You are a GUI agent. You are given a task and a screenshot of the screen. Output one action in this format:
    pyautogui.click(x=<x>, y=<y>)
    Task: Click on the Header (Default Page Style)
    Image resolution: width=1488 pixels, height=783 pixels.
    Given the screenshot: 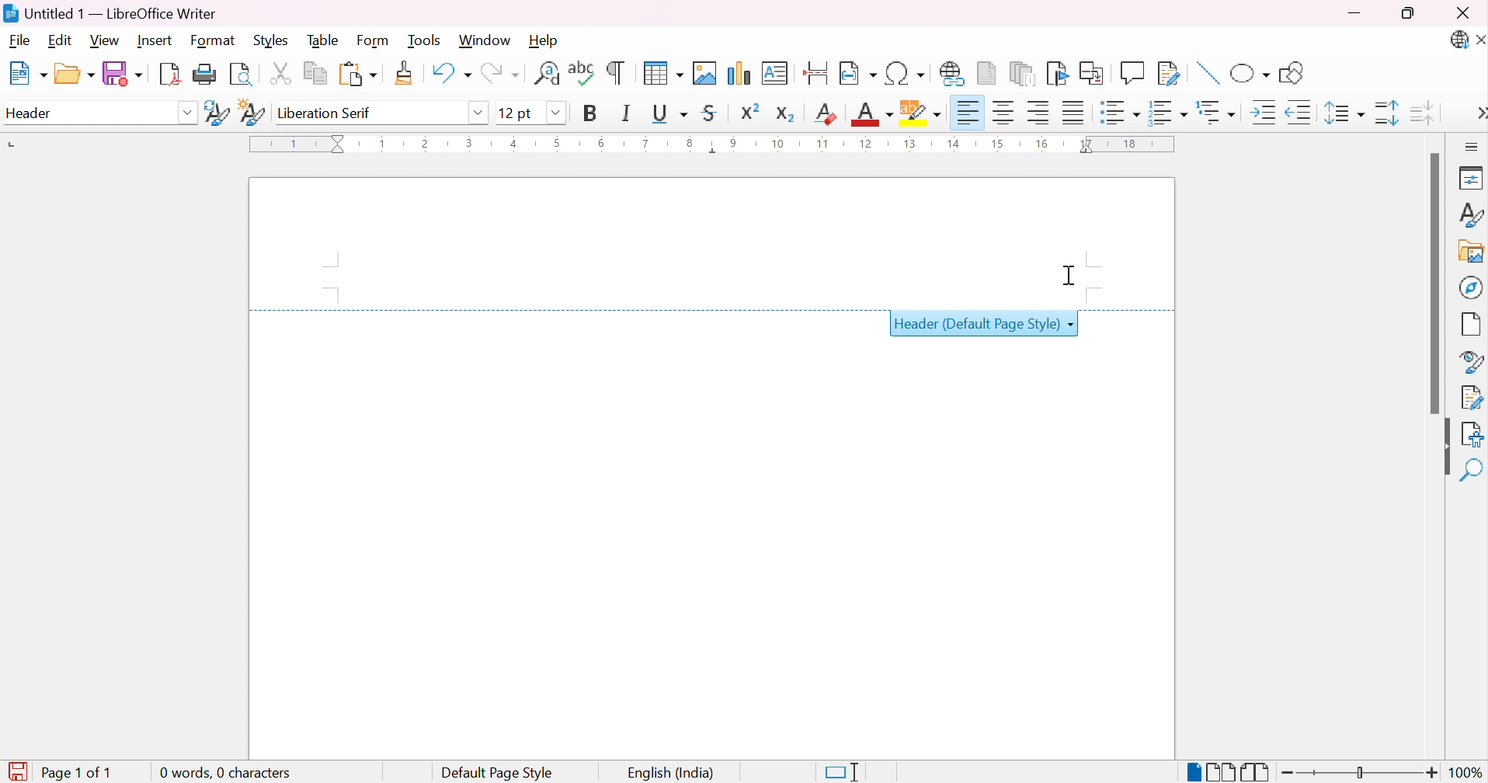 What is the action you would take?
    pyautogui.click(x=978, y=327)
    